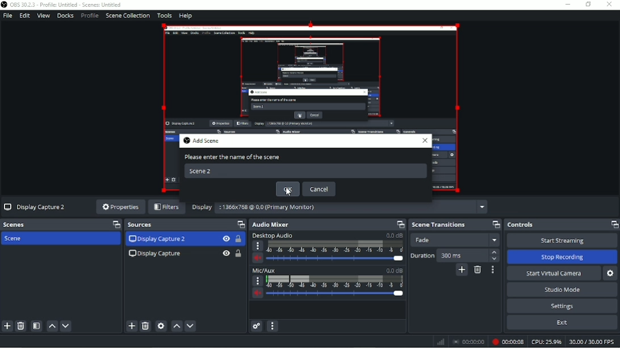 Image resolution: width=620 pixels, height=348 pixels. I want to click on Scale, so click(336, 247).